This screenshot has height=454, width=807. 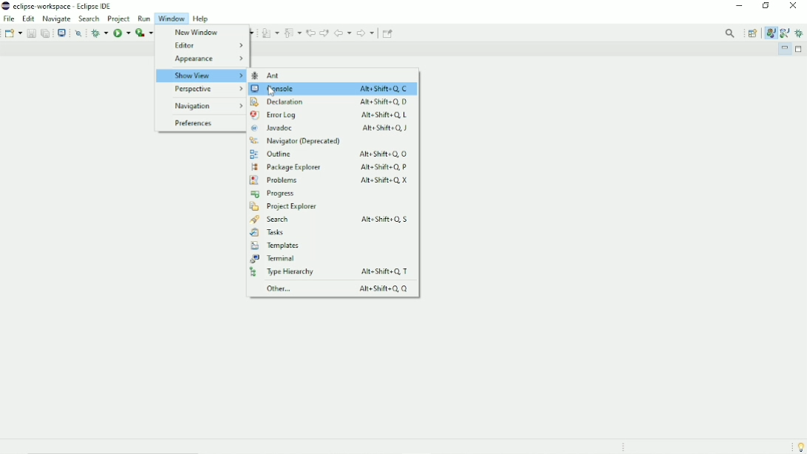 I want to click on Project, so click(x=119, y=18).